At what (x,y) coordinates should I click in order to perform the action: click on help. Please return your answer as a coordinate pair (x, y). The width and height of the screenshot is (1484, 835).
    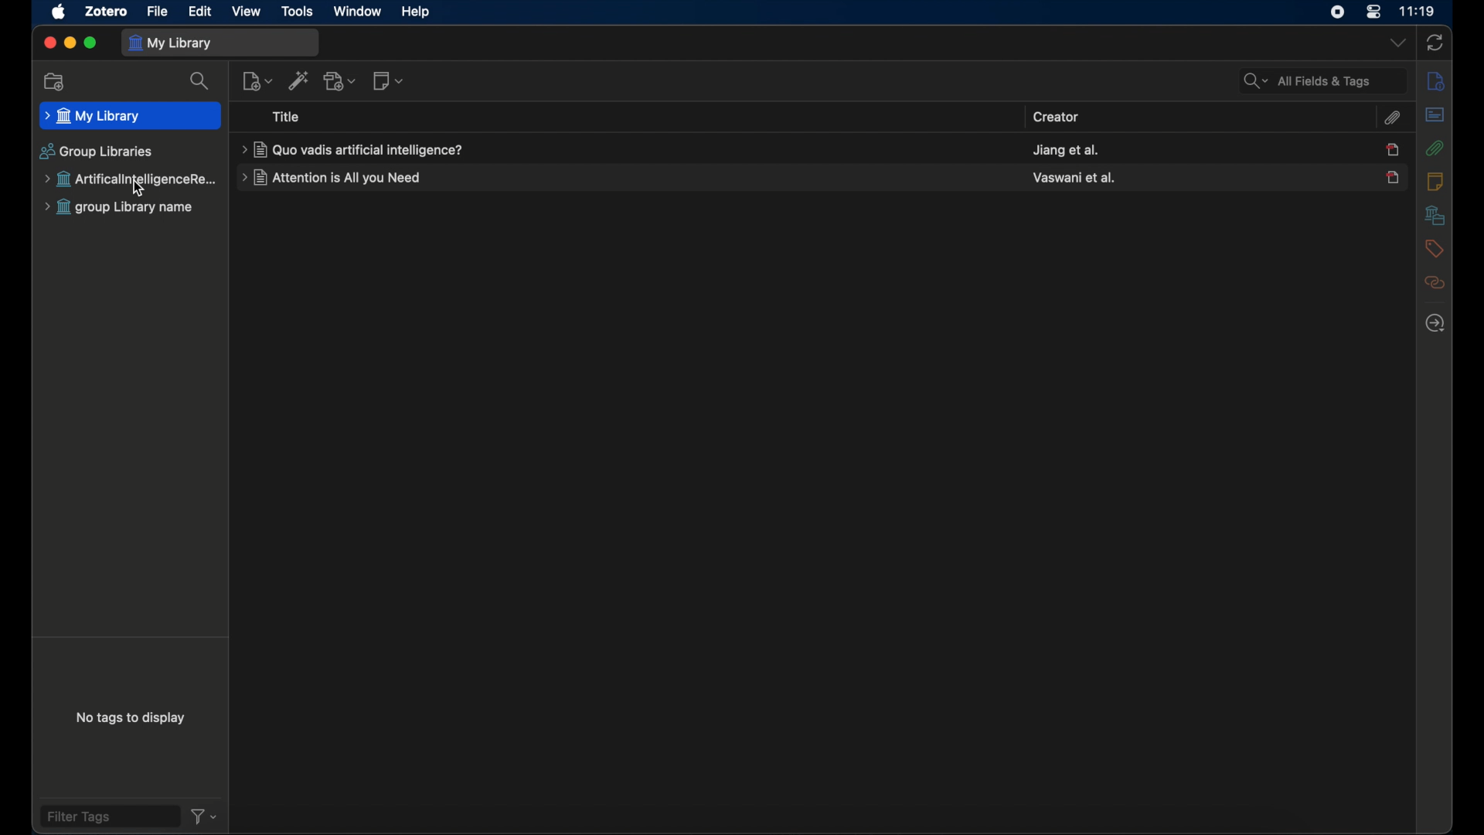
    Looking at the image, I should click on (415, 13).